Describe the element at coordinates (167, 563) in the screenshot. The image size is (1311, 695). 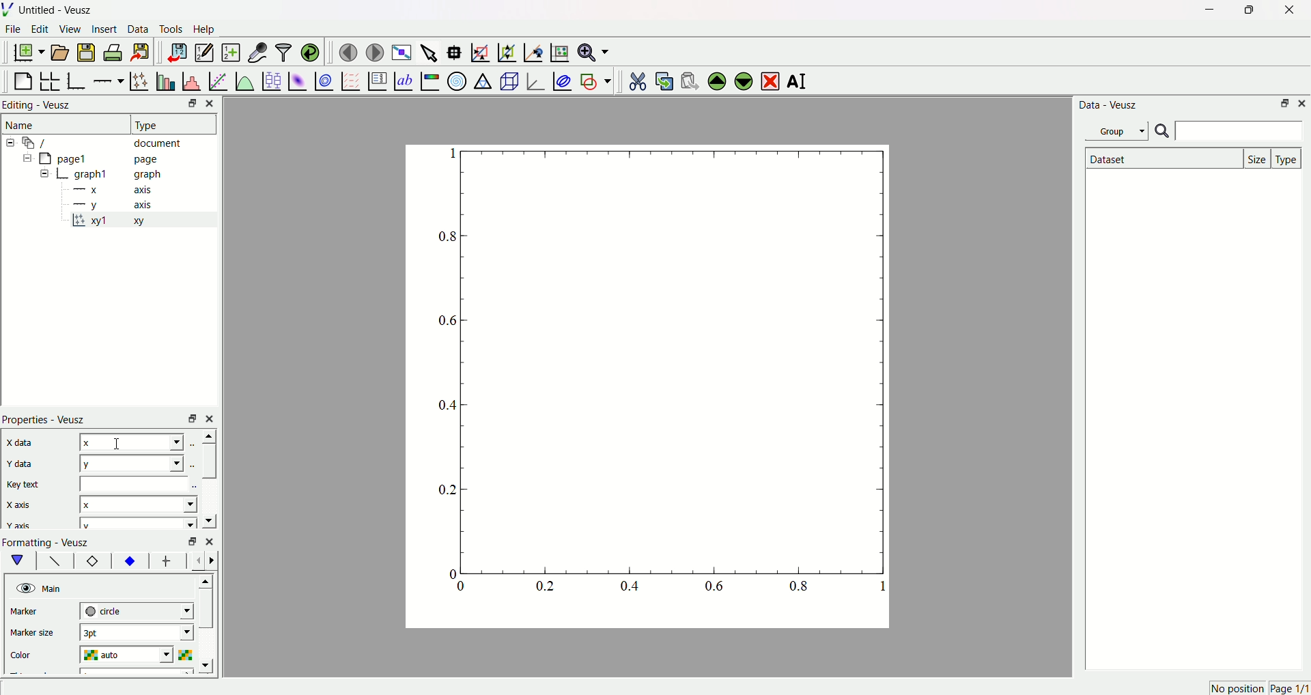
I see `error bar line` at that location.